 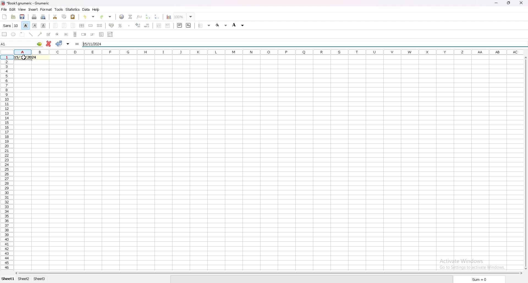 What do you see at coordinates (64, 26) in the screenshot?
I see `center` at bounding box center [64, 26].